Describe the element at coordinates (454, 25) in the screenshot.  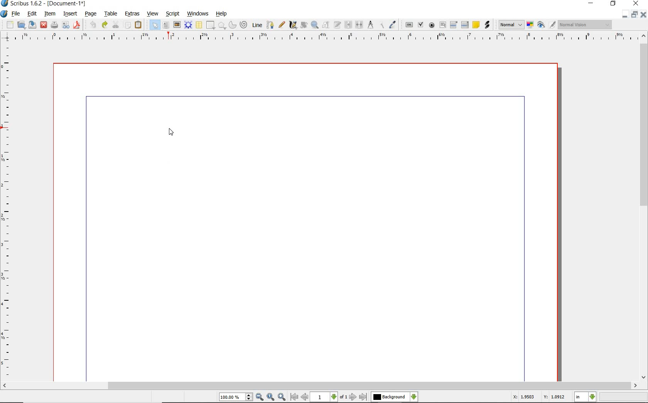
I see `pdf combo box` at that location.